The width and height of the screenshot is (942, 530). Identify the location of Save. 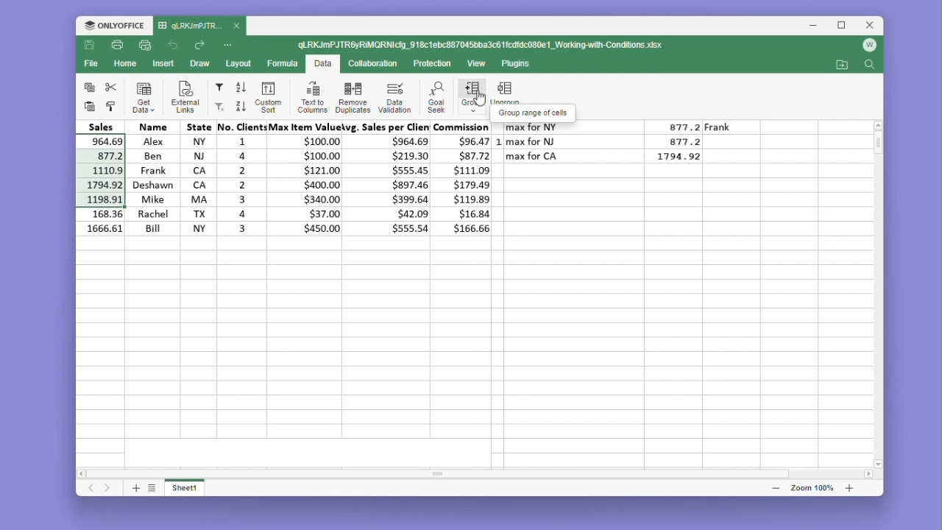
(90, 46).